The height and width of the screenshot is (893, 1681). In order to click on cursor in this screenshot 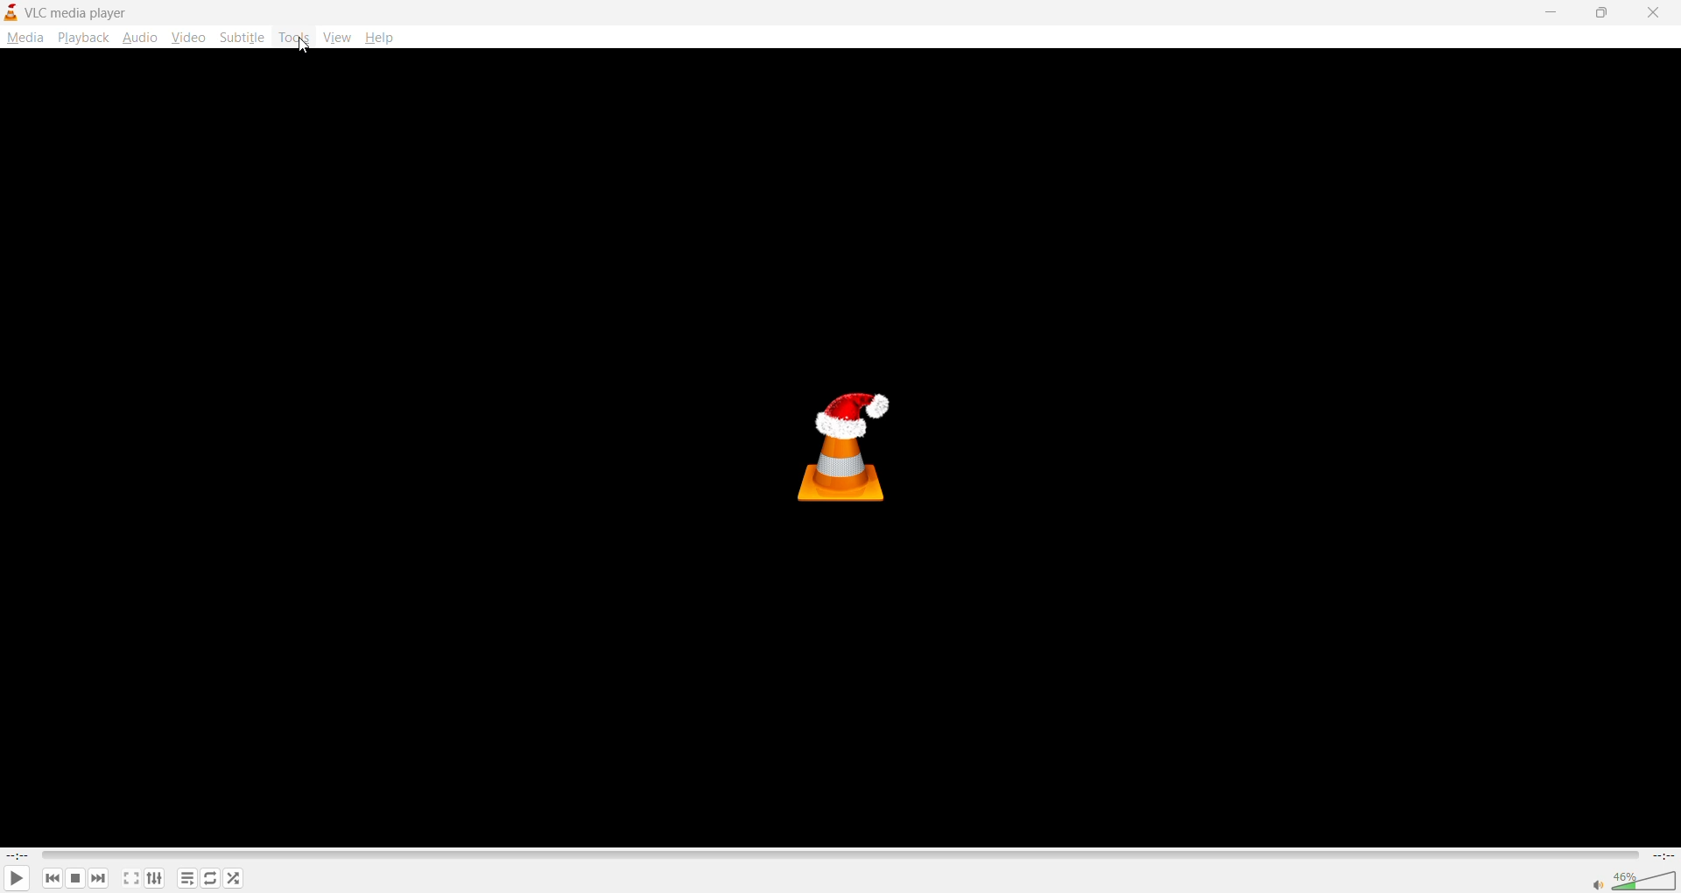, I will do `click(305, 48)`.